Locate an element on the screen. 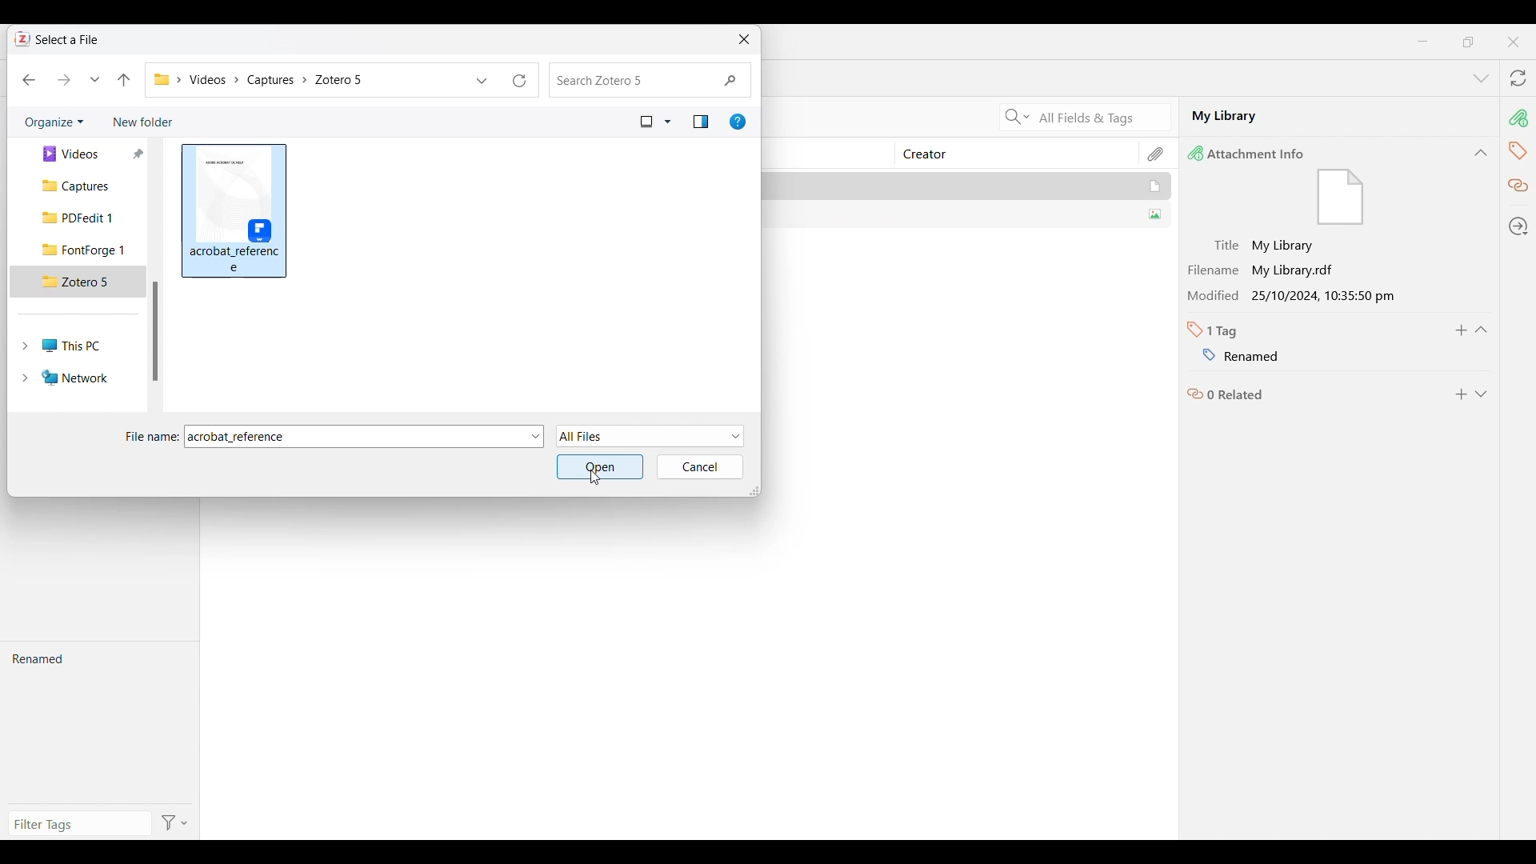 This screenshot has width=1536, height=864. Expand is located at coordinates (1481, 394).